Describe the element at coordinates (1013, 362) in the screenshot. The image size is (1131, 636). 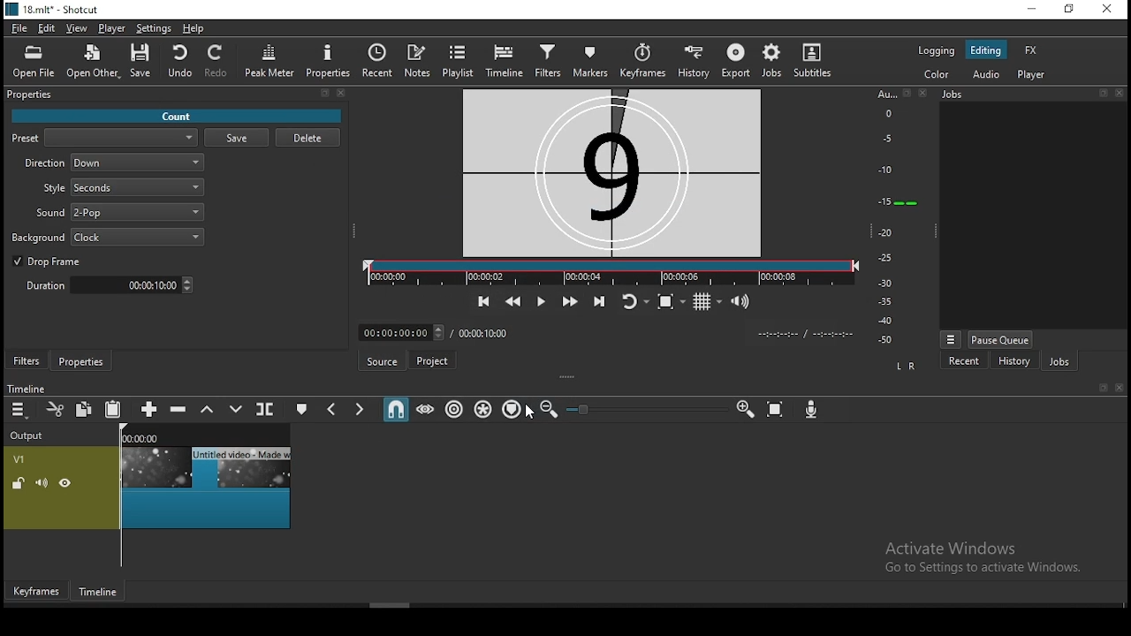
I see `history` at that location.